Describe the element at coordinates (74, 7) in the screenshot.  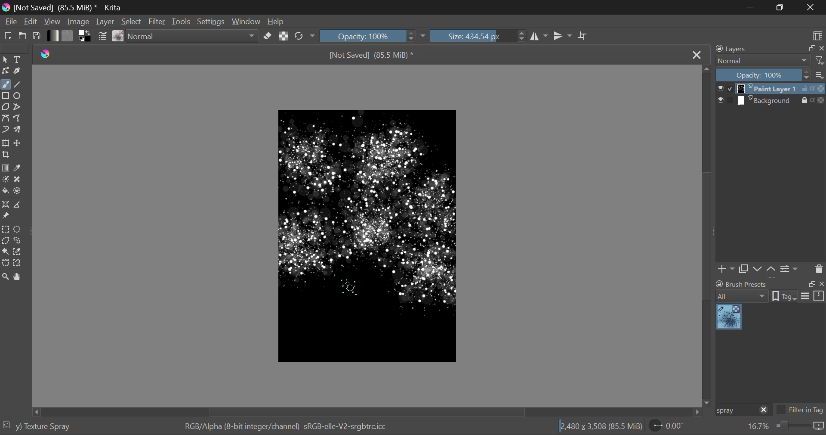
I see `[Not Saved] (69.2 MiB) * - Krita` at that location.